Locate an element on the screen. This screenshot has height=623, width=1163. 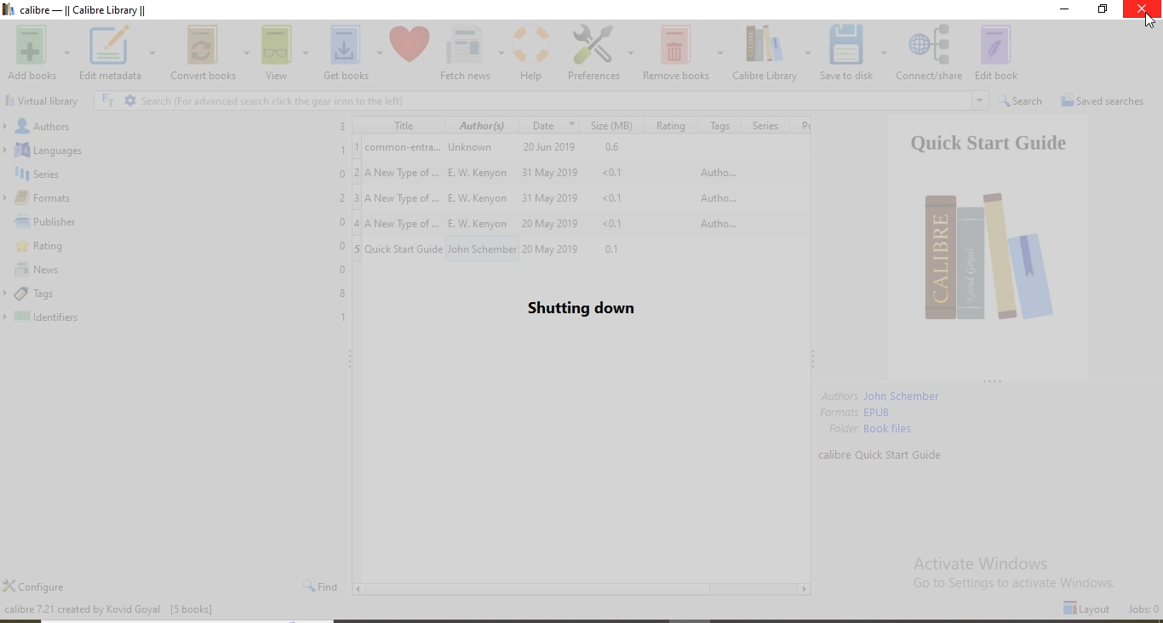
calibre -|| Calibre Library || is located at coordinates (90, 9).